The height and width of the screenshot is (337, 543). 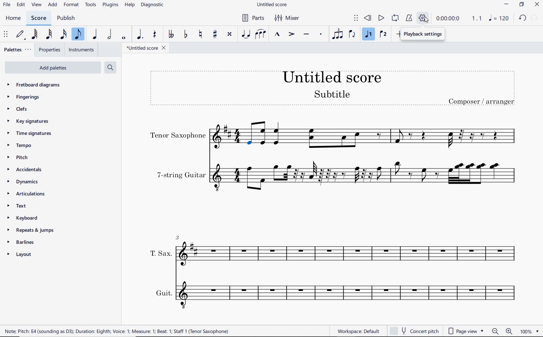 I want to click on DIAGNOSTIC, so click(x=153, y=5).